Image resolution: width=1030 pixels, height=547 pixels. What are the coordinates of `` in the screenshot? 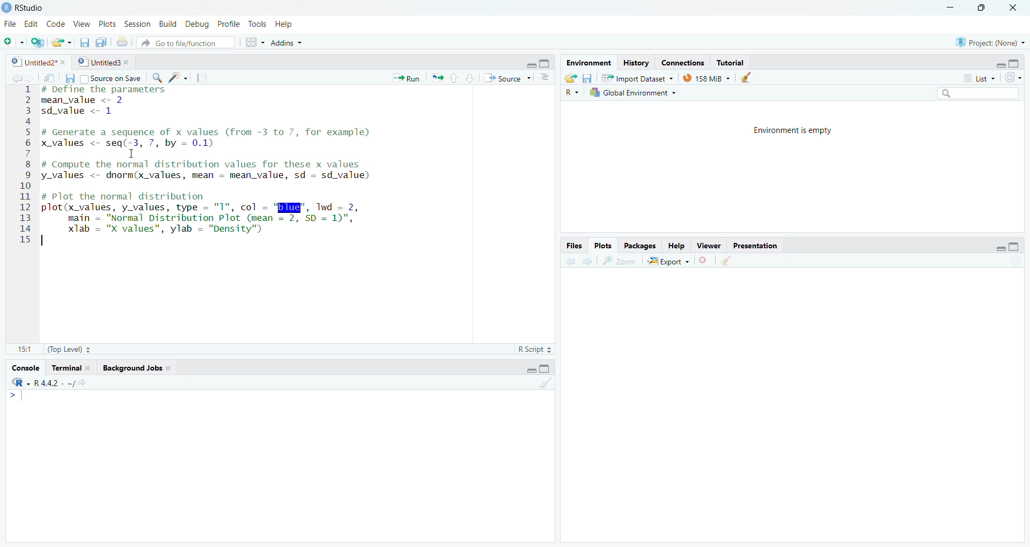 It's located at (545, 78).